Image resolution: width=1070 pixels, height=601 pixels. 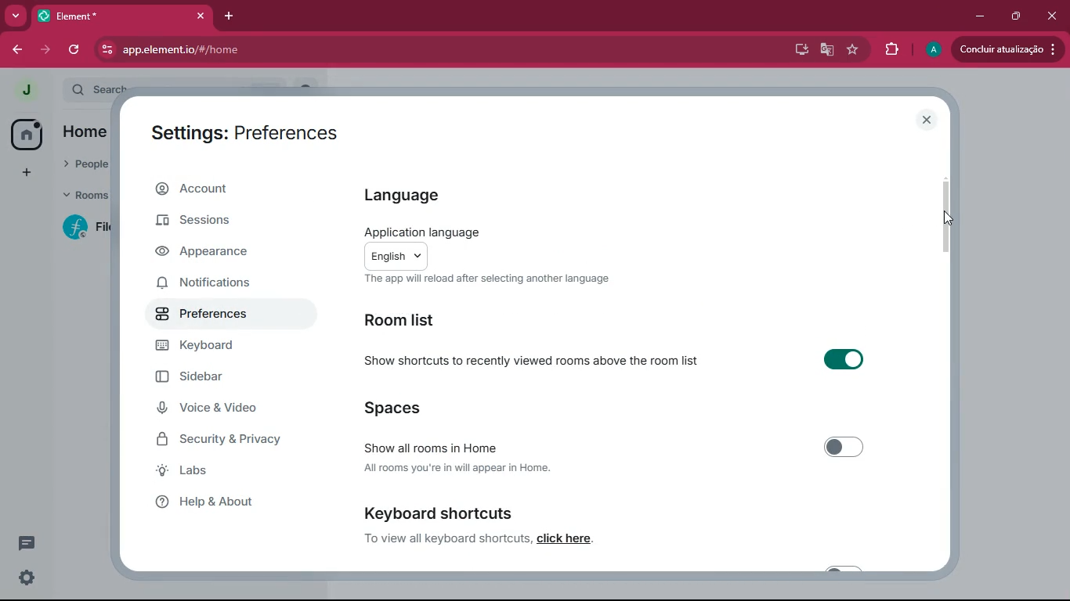 What do you see at coordinates (399, 408) in the screenshot?
I see `spaces` at bounding box center [399, 408].